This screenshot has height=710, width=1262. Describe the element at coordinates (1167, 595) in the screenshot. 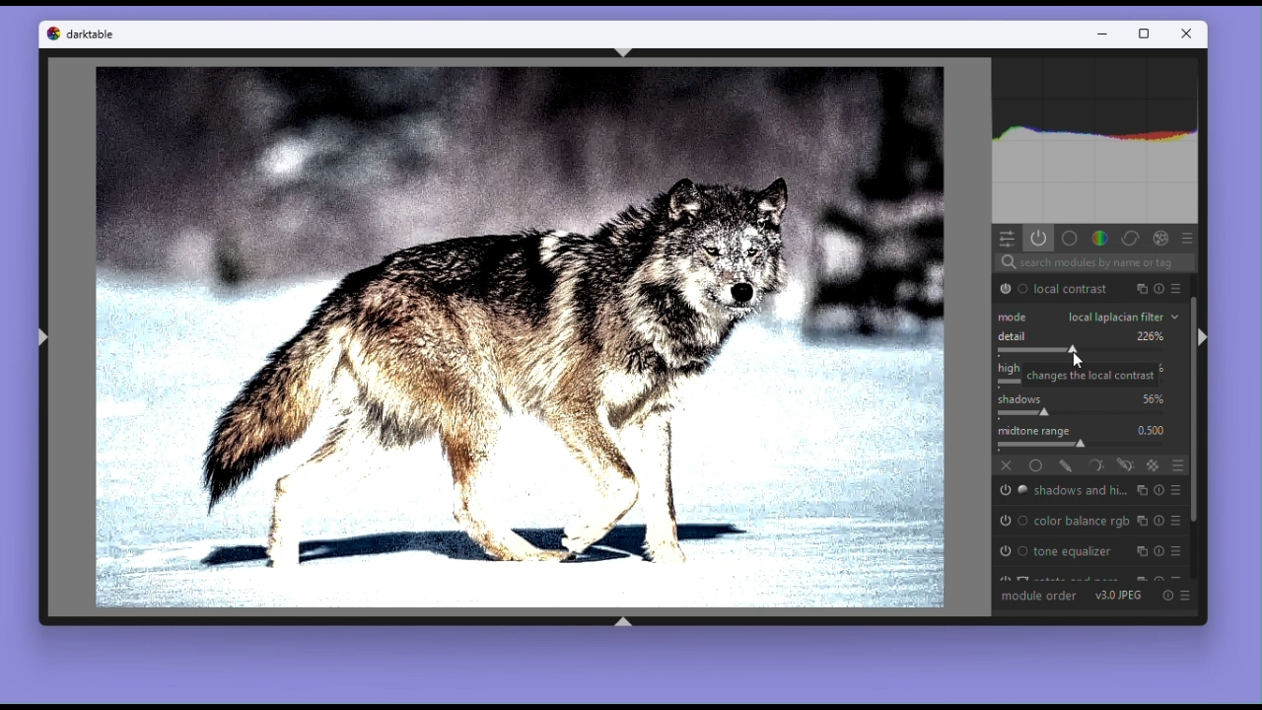

I see `Reset` at that location.